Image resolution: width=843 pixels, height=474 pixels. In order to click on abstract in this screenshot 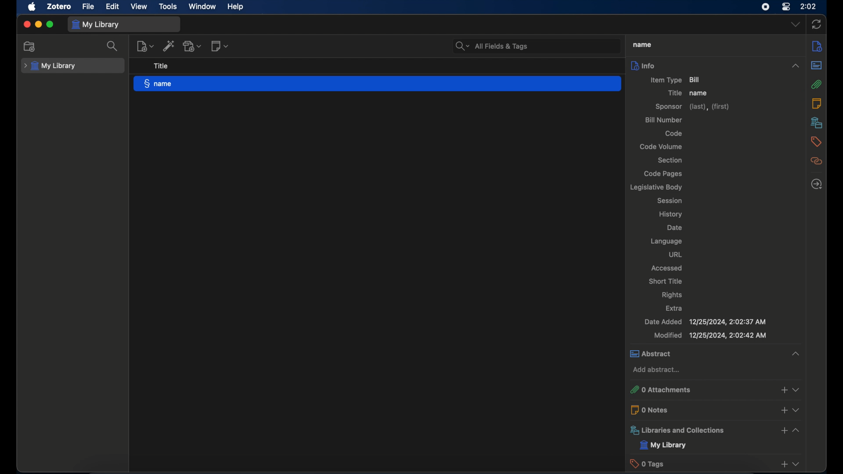, I will do `click(816, 65)`.